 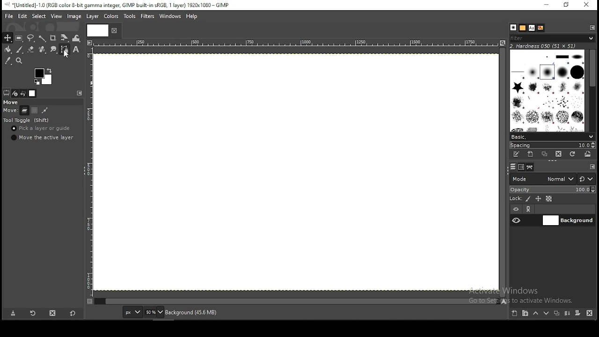 I want to click on view, so click(x=57, y=15).